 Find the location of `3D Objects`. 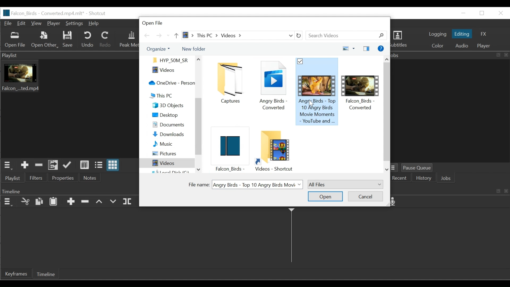

3D Objects is located at coordinates (169, 105).